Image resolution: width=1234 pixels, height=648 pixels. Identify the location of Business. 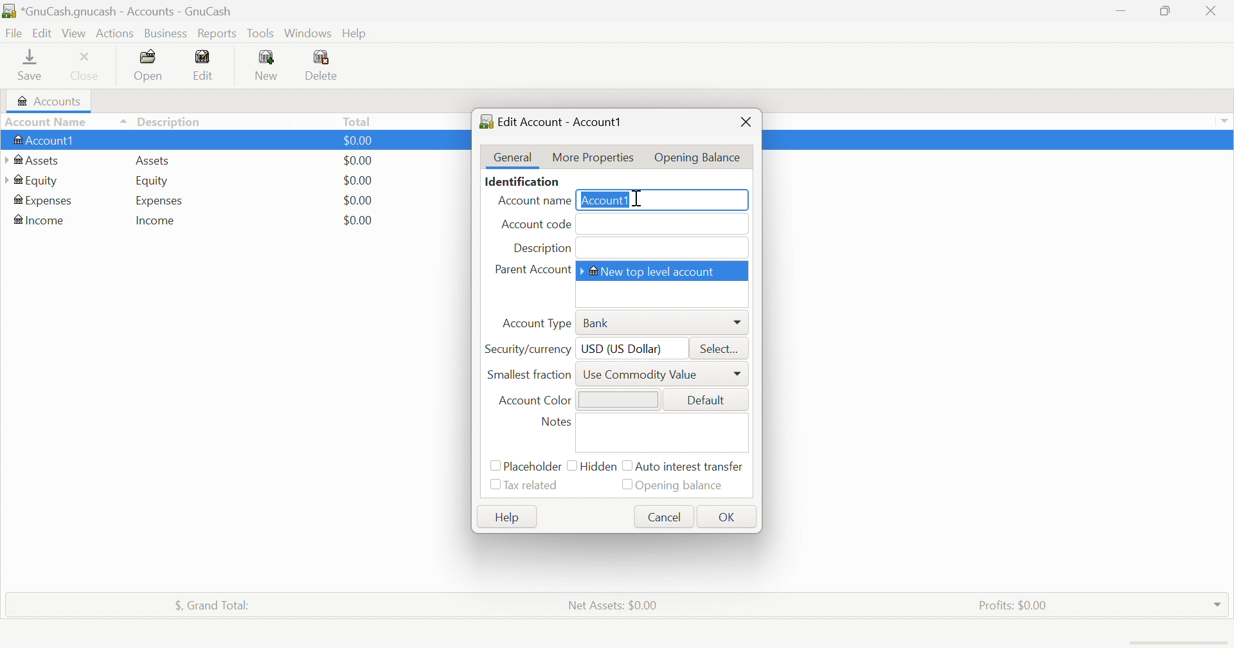
(165, 34).